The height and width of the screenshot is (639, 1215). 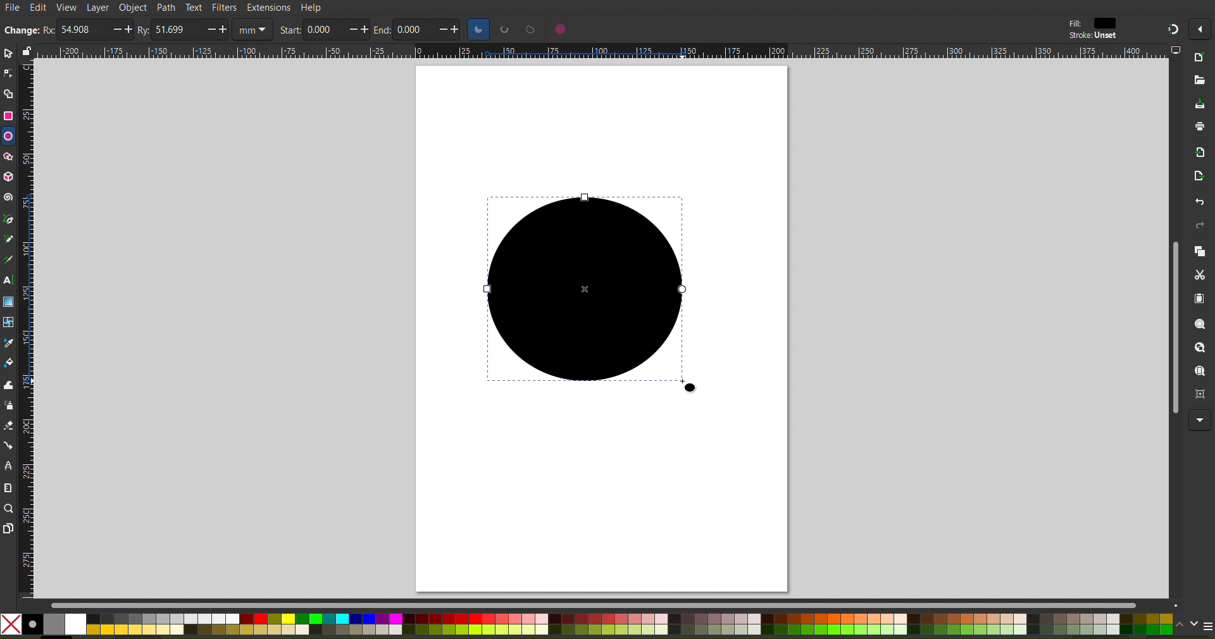 I want to click on Object, so click(x=132, y=8).